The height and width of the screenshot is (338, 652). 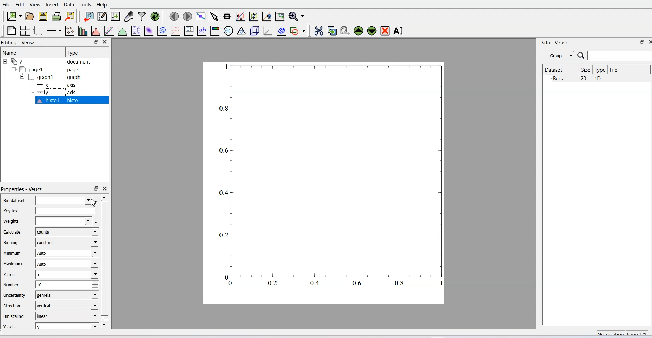 What do you see at coordinates (96, 42) in the screenshot?
I see `Maximize` at bounding box center [96, 42].